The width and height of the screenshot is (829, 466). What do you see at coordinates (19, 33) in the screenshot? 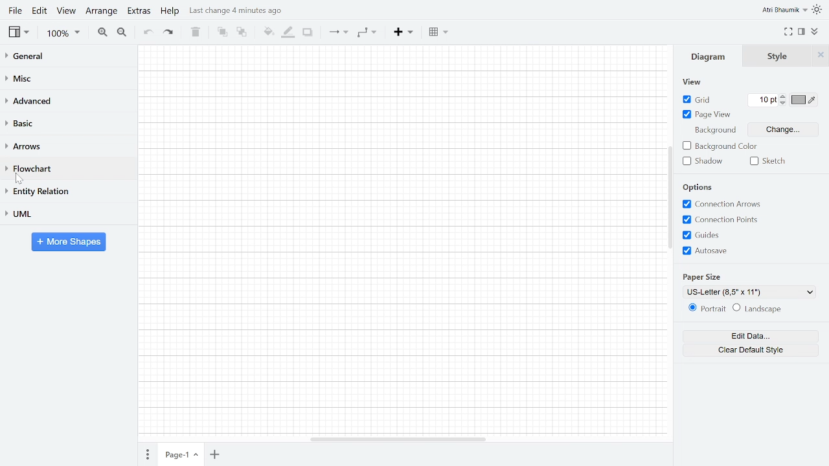
I see `View` at bounding box center [19, 33].